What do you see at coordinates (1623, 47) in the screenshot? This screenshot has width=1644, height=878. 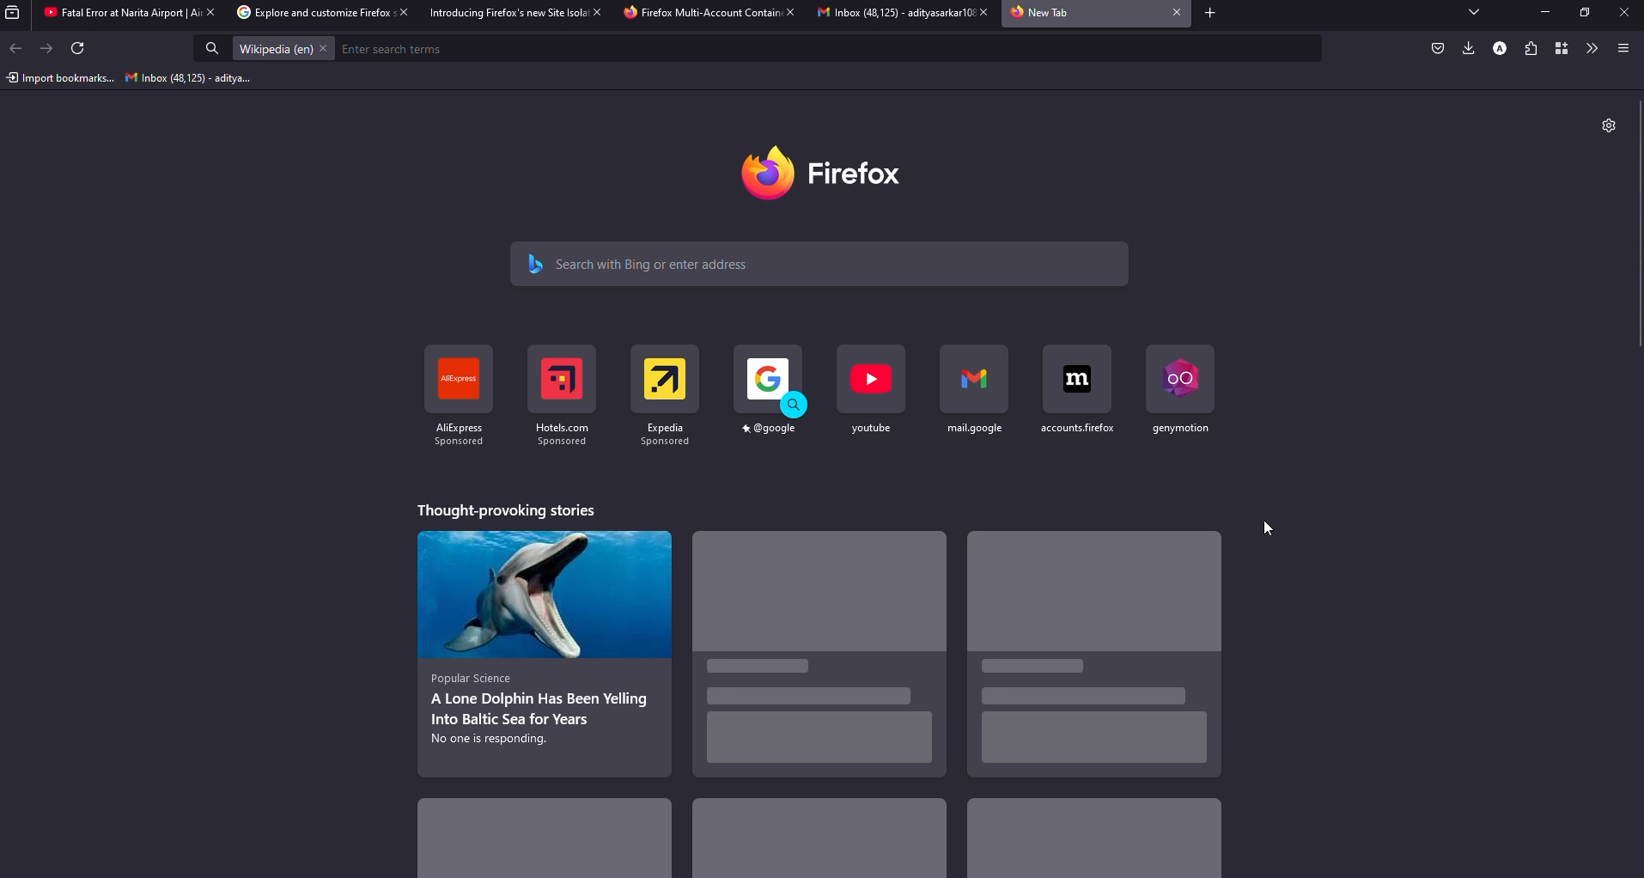 I see `menu` at bounding box center [1623, 47].